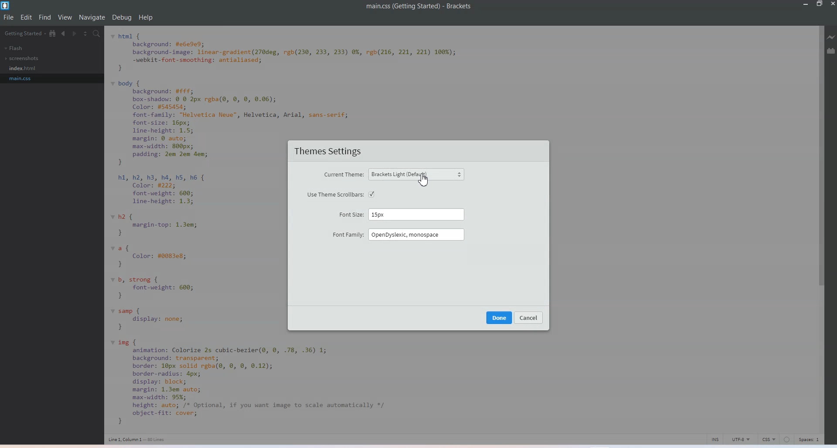  Describe the element at coordinates (328, 151) in the screenshot. I see `Theme settings` at that location.